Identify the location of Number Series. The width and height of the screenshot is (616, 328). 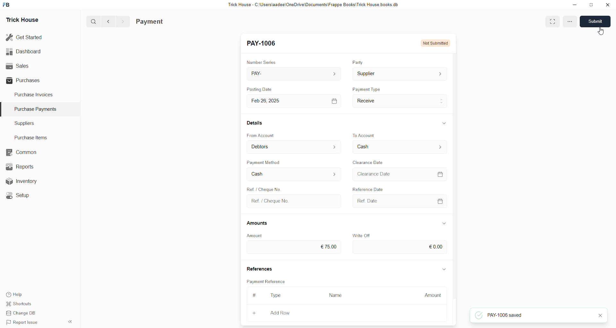
(261, 61).